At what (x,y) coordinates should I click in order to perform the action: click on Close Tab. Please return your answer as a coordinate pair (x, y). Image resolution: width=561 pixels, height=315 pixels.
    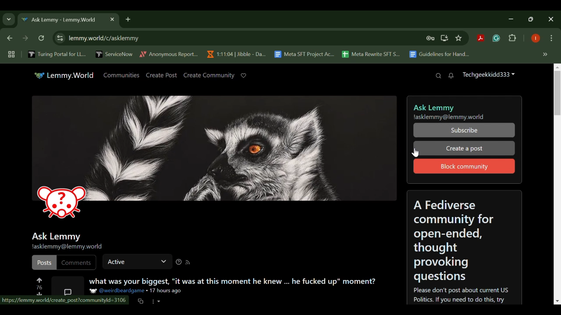
    Looking at the image, I should click on (111, 19).